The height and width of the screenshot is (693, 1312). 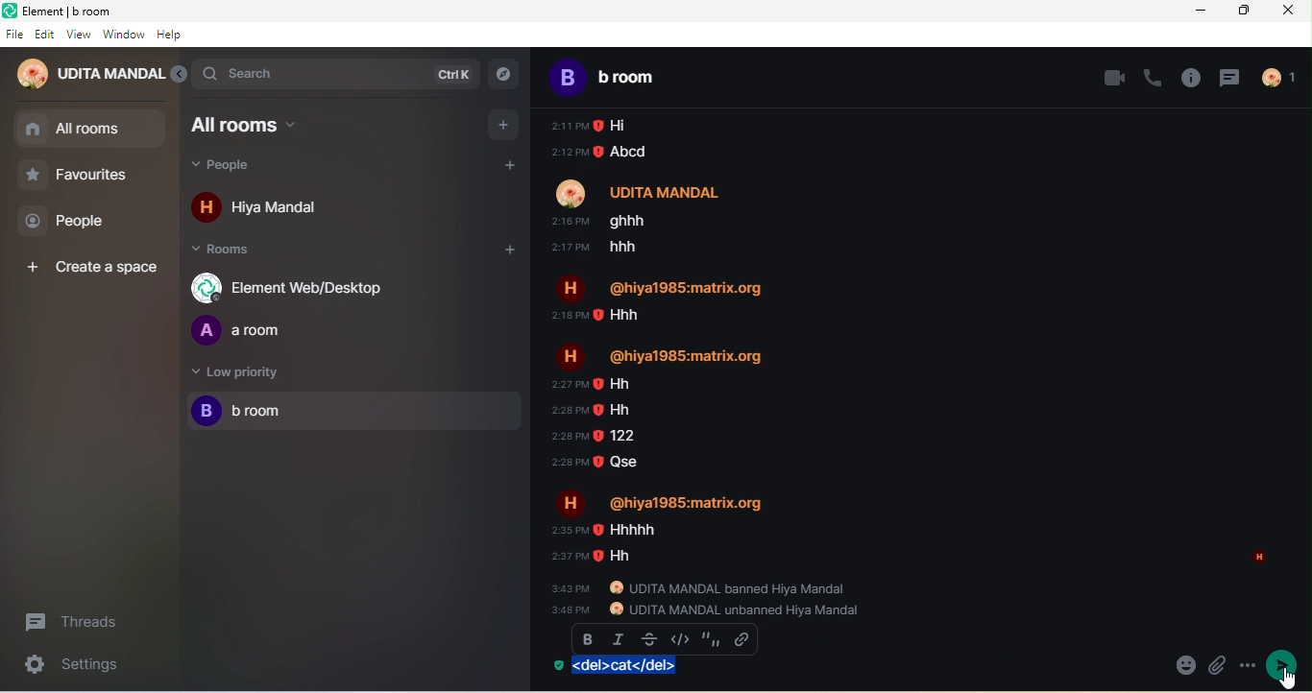 I want to click on element web, so click(x=296, y=287).